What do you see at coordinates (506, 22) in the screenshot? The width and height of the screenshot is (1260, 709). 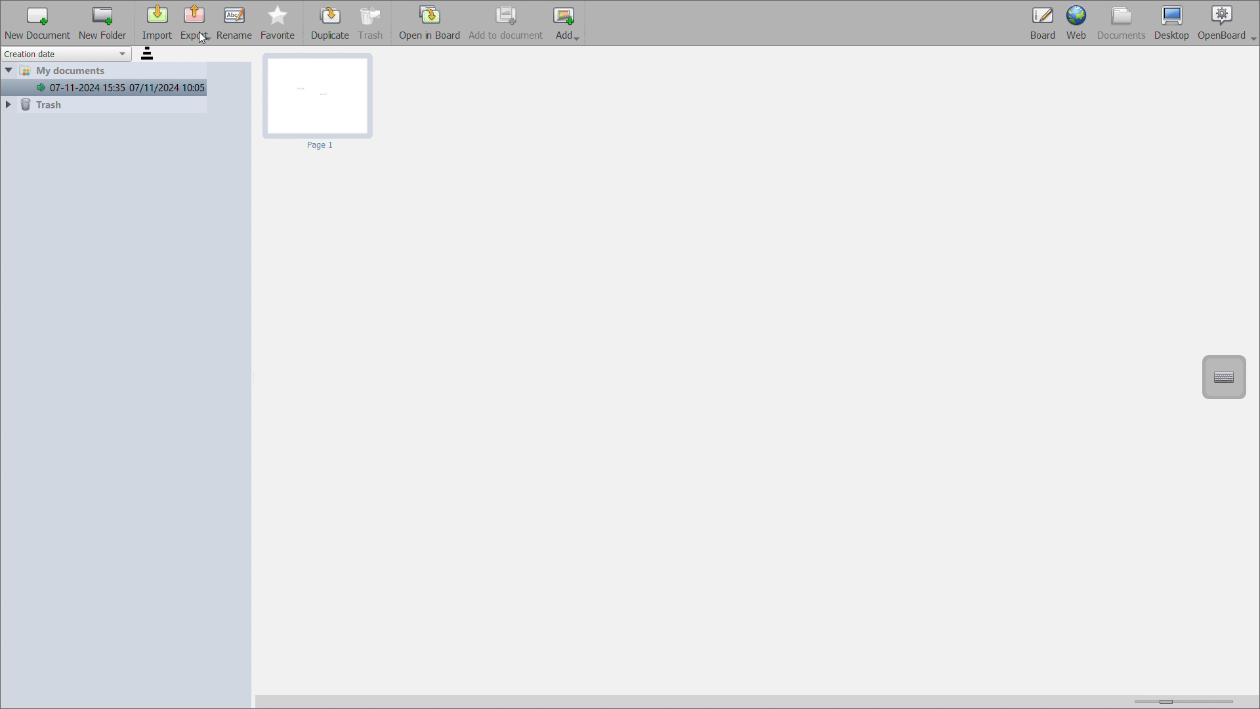 I see `add to document` at bounding box center [506, 22].